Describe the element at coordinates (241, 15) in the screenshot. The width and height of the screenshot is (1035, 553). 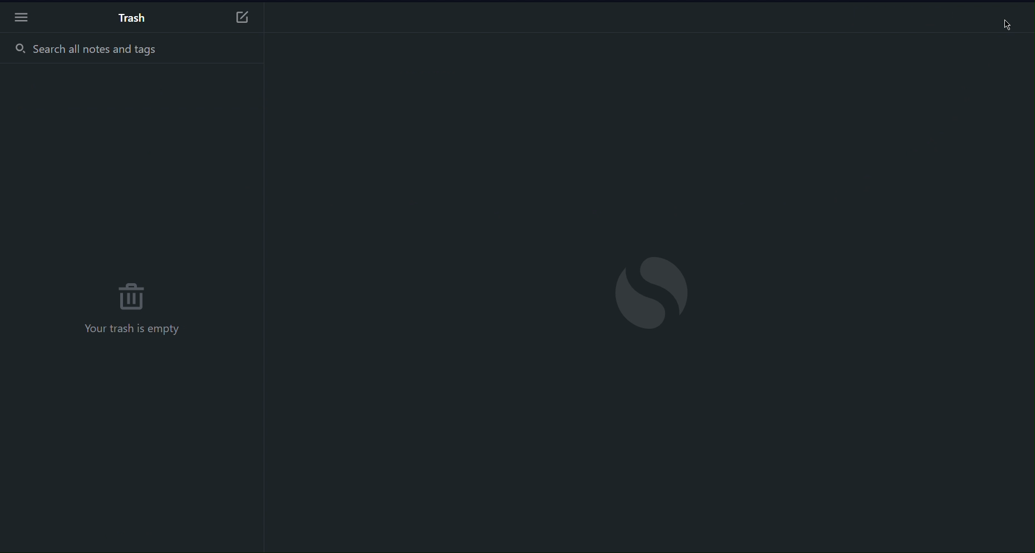
I see `New Notes` at that location.